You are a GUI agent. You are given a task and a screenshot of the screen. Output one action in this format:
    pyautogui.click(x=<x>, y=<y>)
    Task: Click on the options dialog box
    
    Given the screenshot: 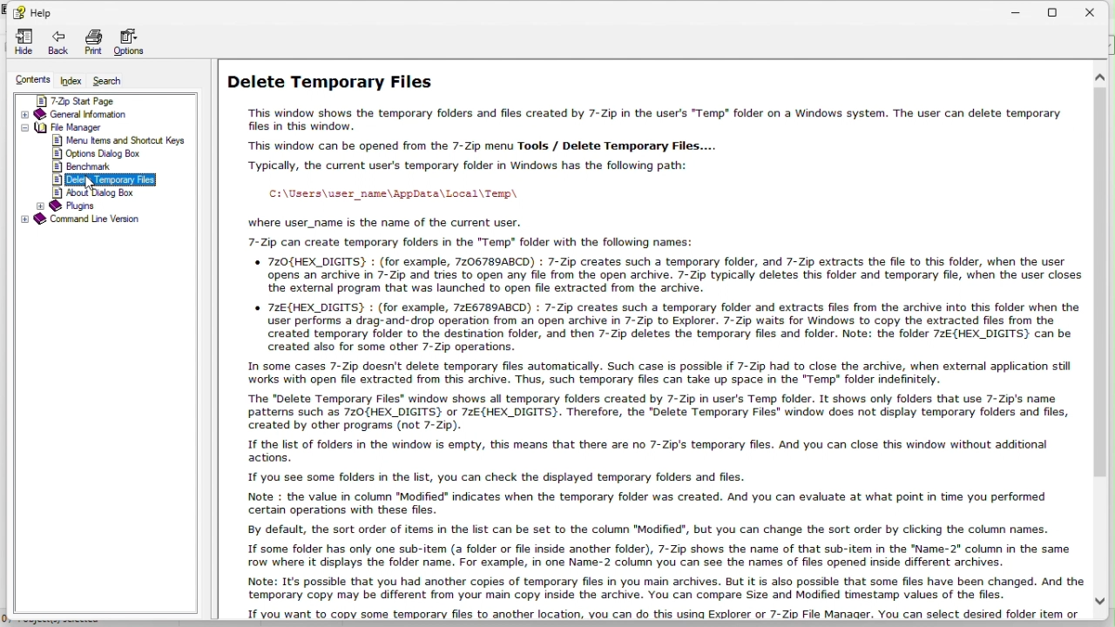 What is the action you would take?
    pyautogui.click(x=97, y=153)
    